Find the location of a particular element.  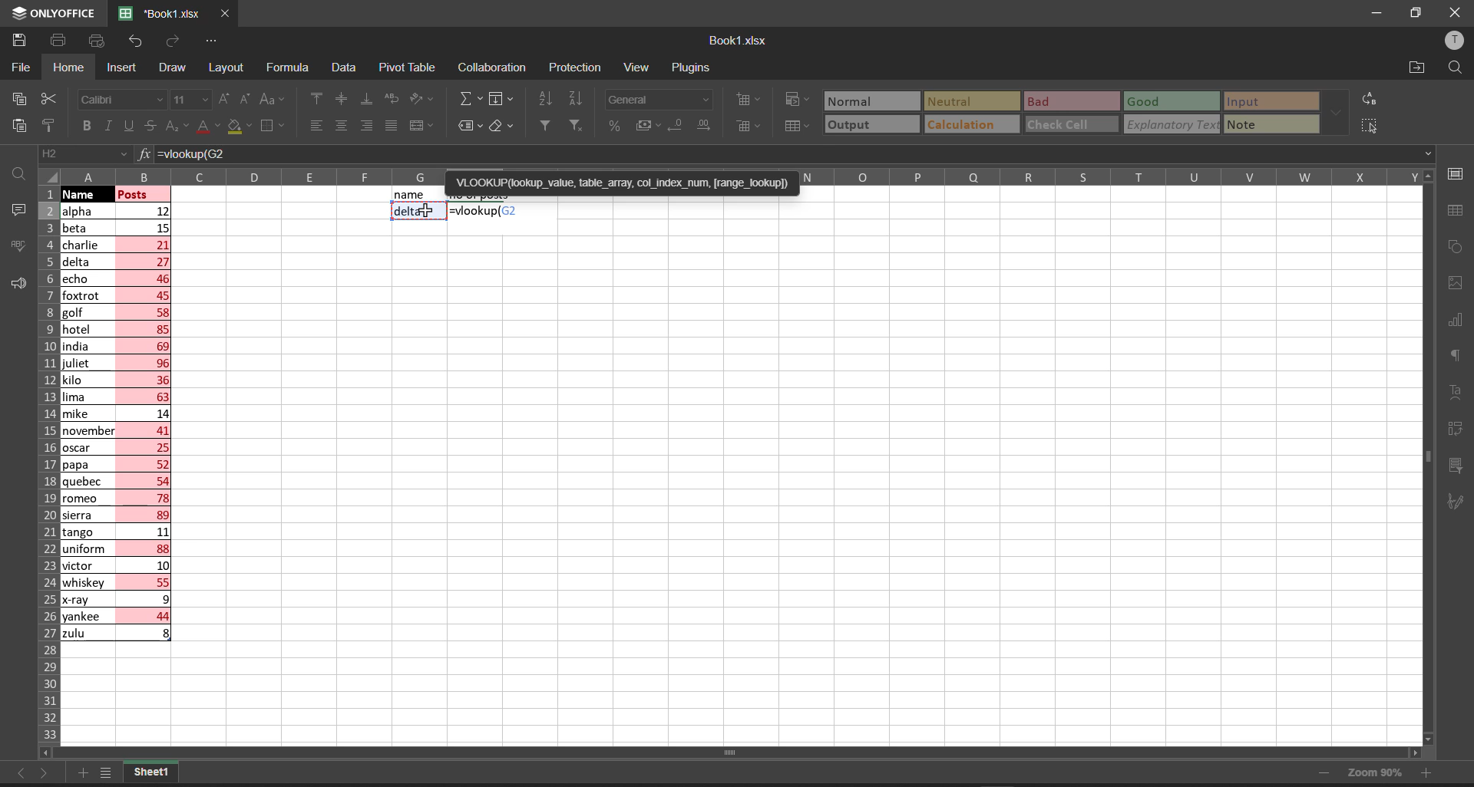

cell address is located at coordinates (82, 155).